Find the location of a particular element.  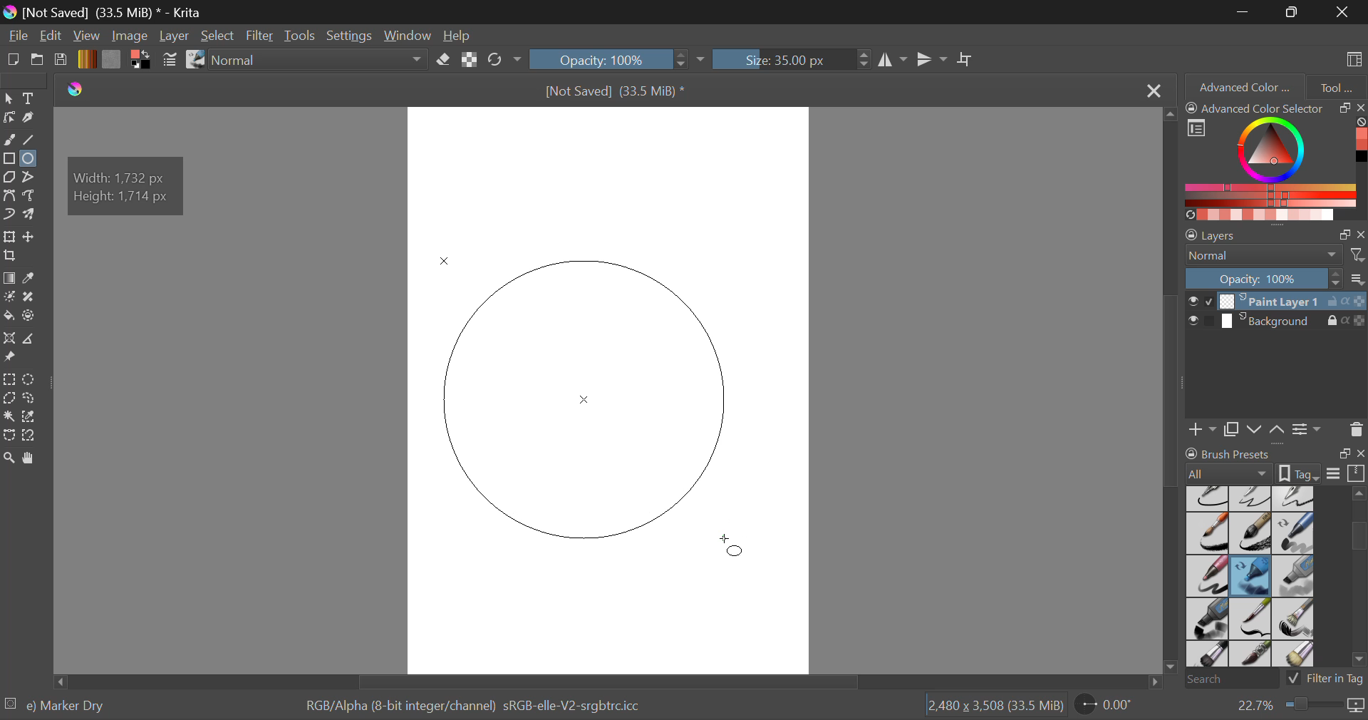

Ink-4 Pen Rough is located at coordinates (1294, 498).